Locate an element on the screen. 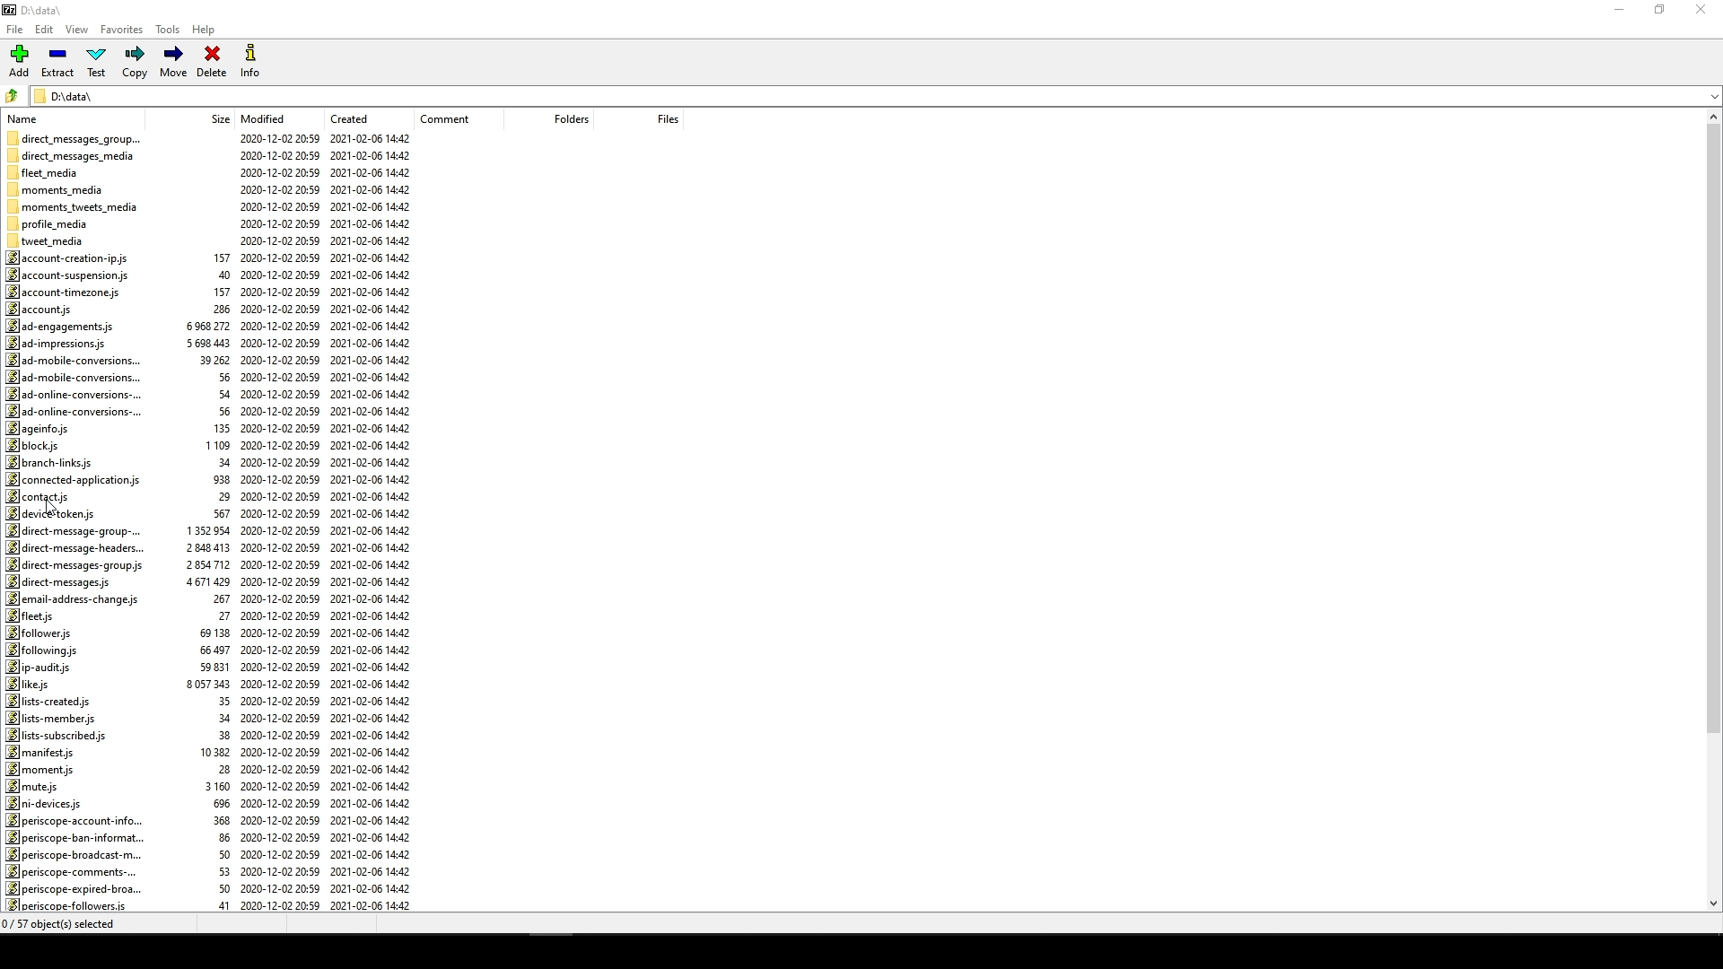  Extract is located at coordinates (60, 62).